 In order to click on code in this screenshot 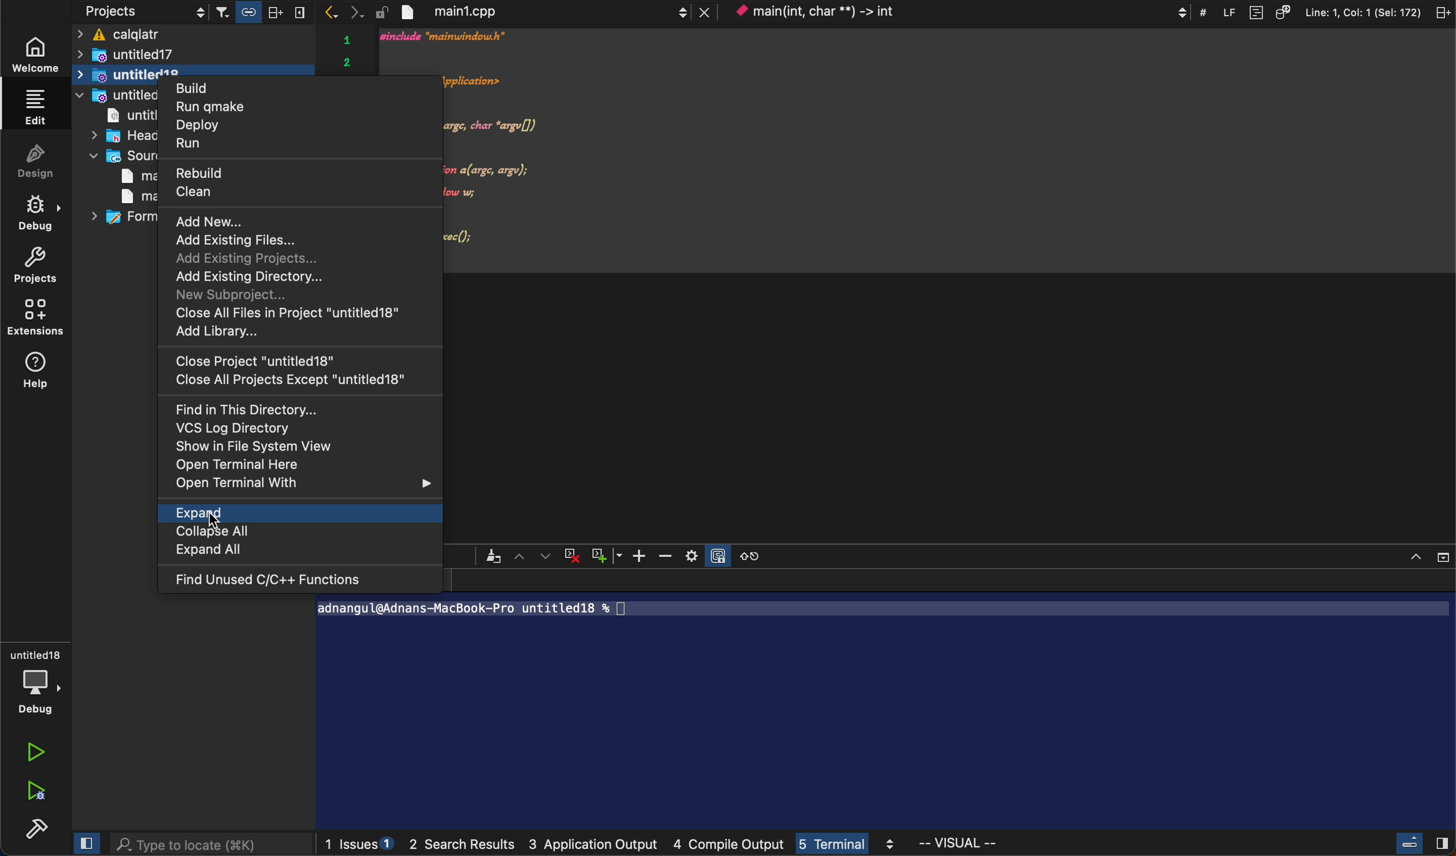, I will do `click(914, 151)`.